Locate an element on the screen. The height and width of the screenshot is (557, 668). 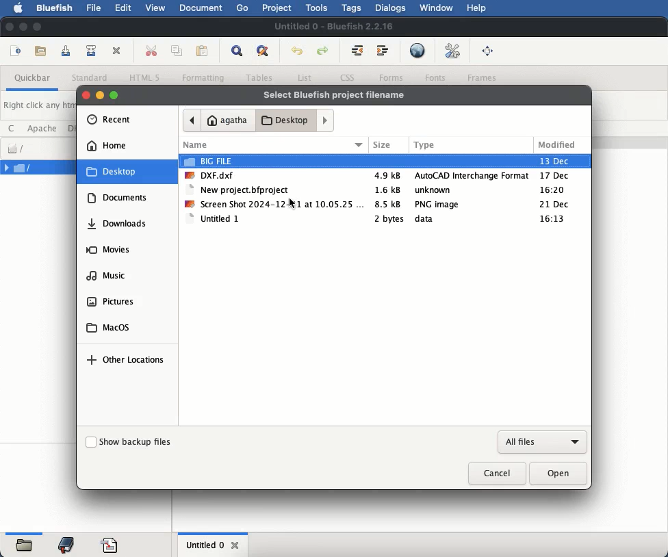
close is located at coordinates (239, 547).